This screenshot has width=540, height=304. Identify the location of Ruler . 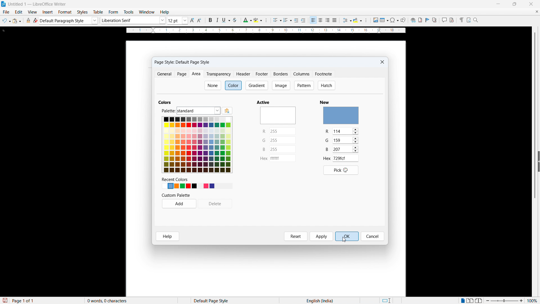
(266, 30).